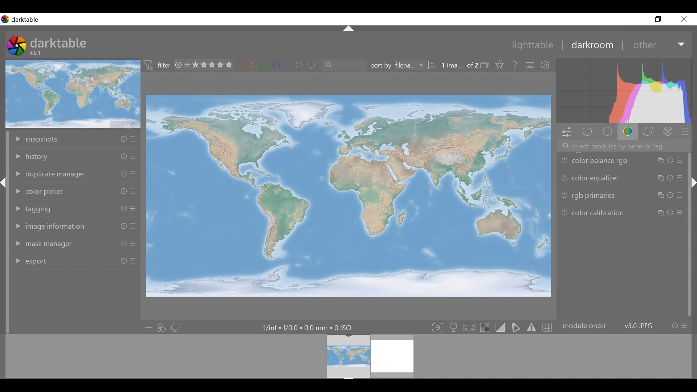  I want to click on toggle indication of raw overexposure, so click(485, 327).